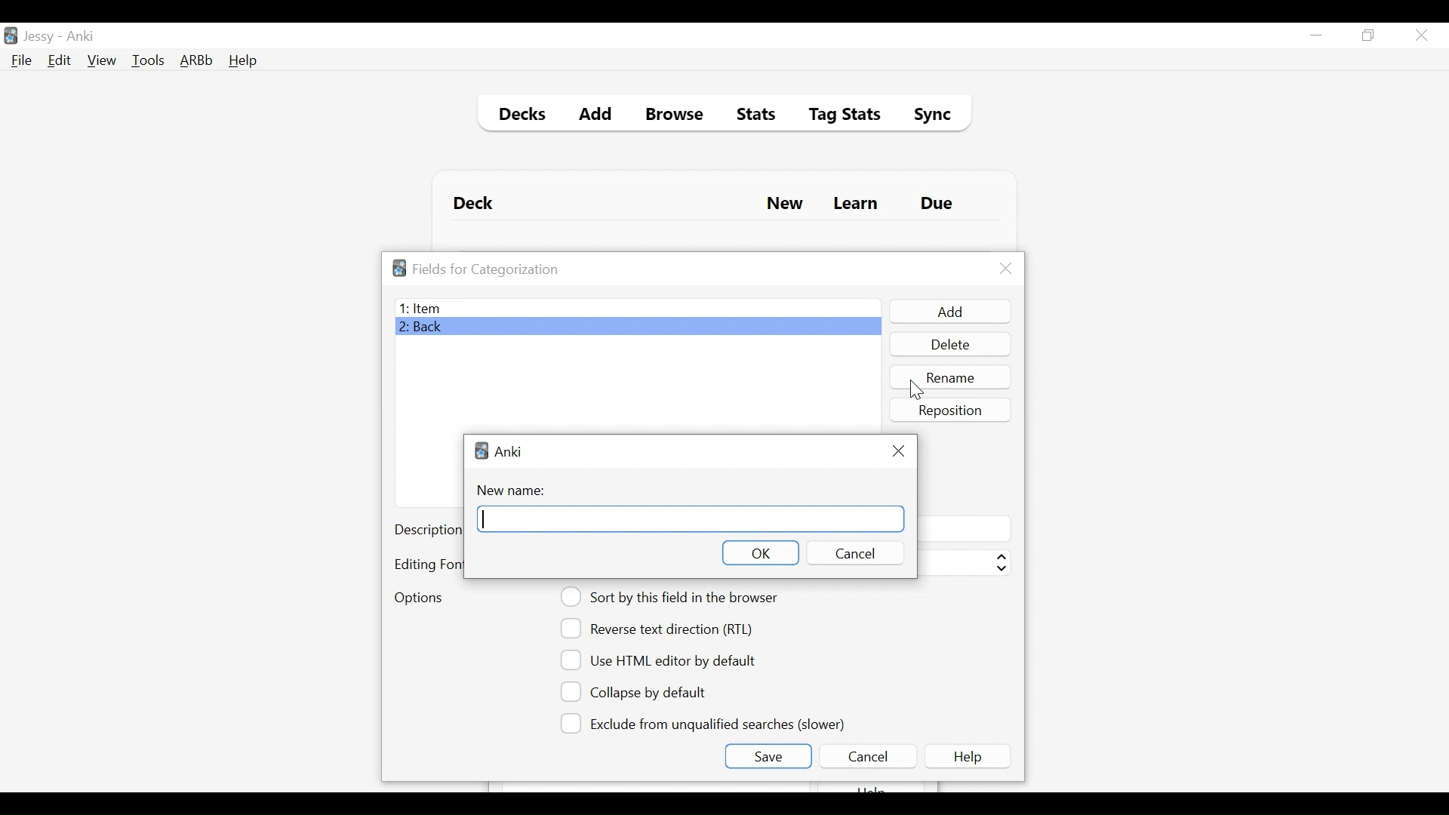  I want to click on Editing Font, so click(427, 564).